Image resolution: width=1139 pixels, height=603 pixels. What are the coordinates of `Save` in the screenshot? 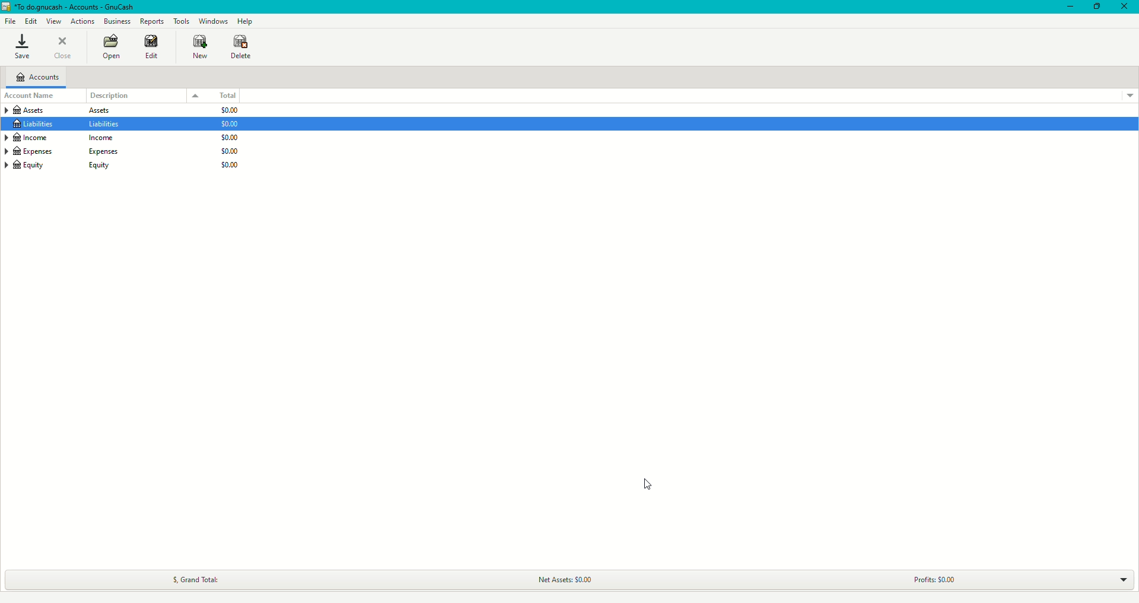 It's located at (21, 49).